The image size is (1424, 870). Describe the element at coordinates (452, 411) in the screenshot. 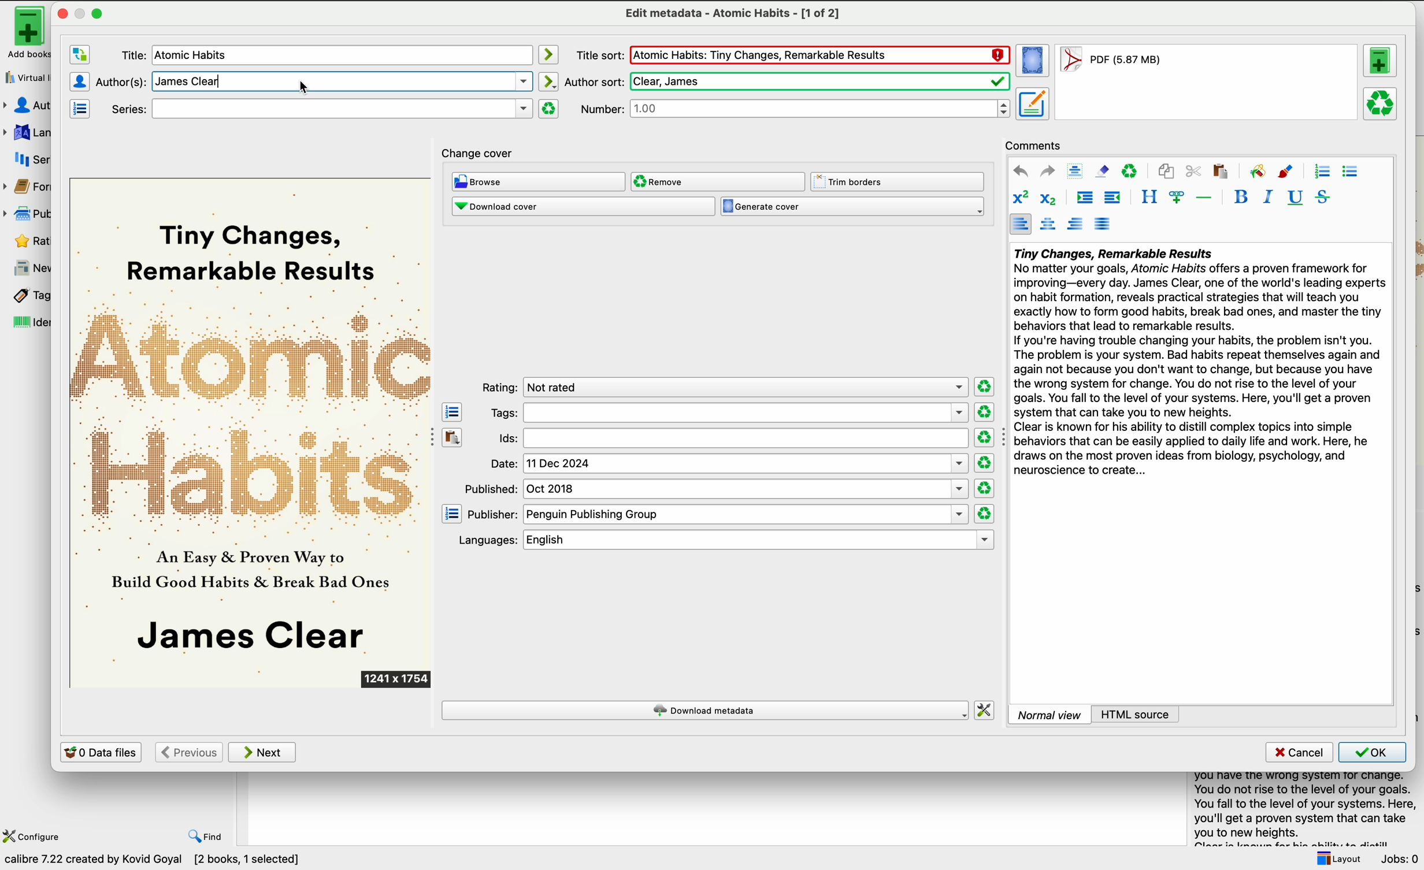

I see `open the tag editor` at that location.